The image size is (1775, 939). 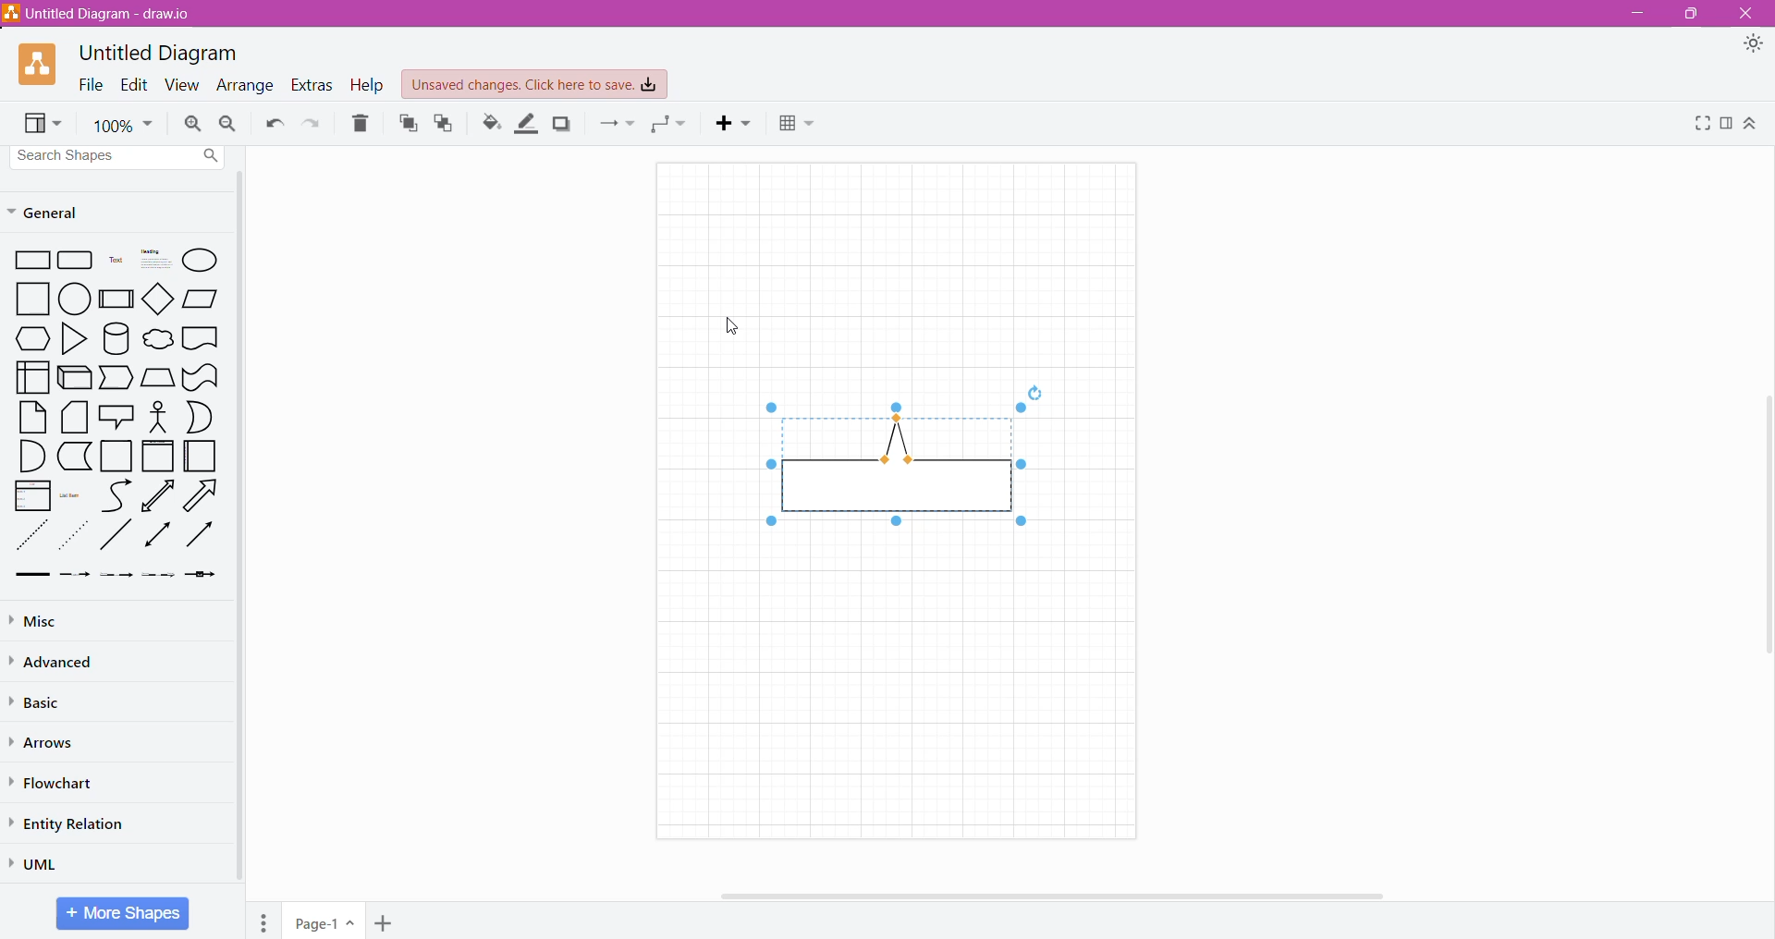 I want to click on Quarter Circle , so click(x=31, y=456).